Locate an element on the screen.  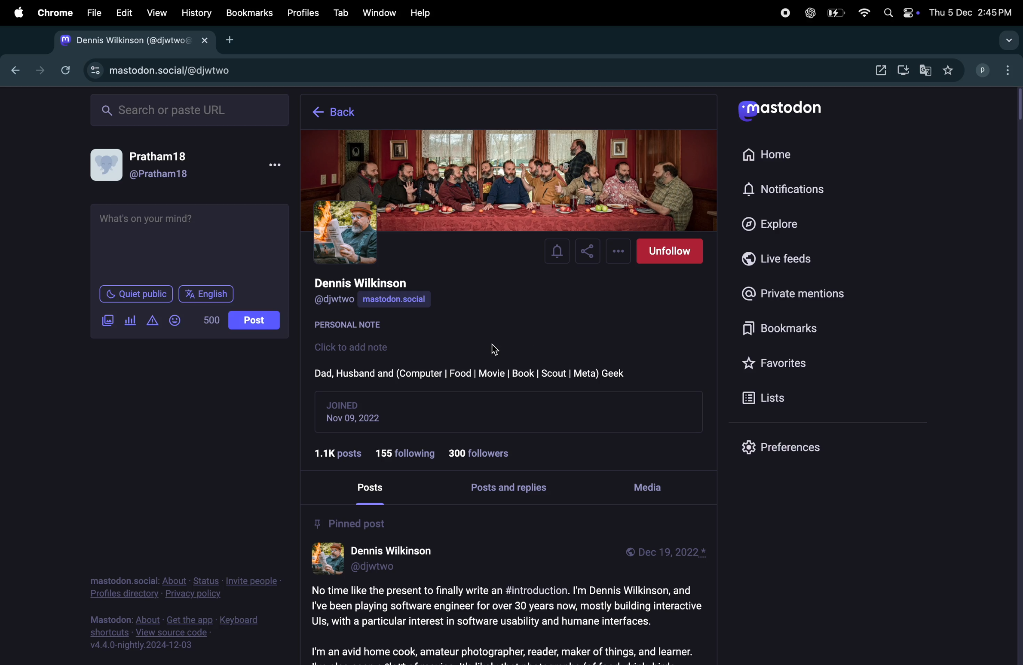
profiles is located at coordinates (306, 13).